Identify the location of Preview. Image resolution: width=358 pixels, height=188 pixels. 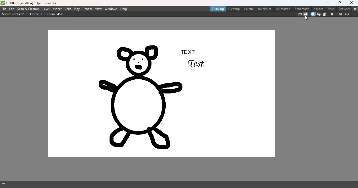
(339, 14).